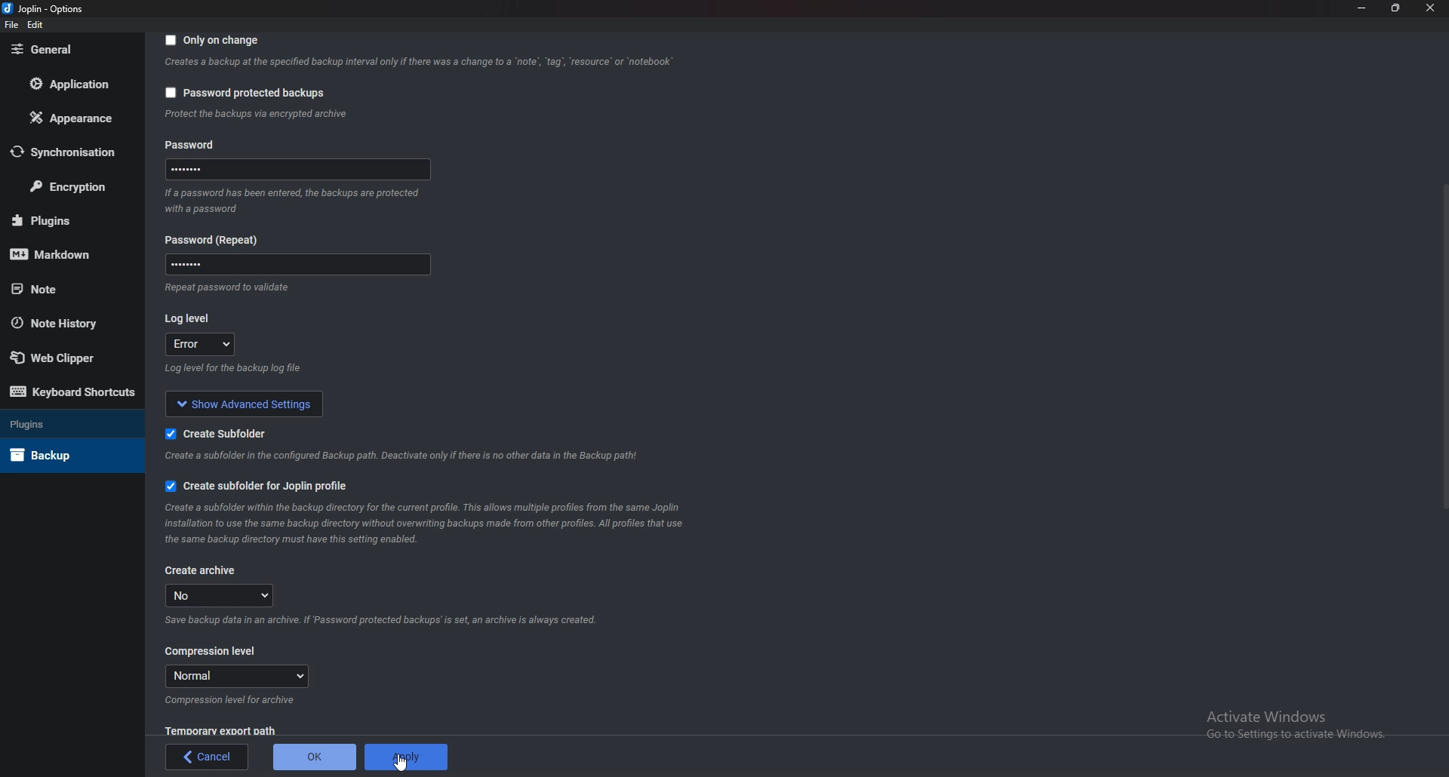  Describe the element at coordinates (68, 151) in the screenshot. I see `Synchronization` at that location.